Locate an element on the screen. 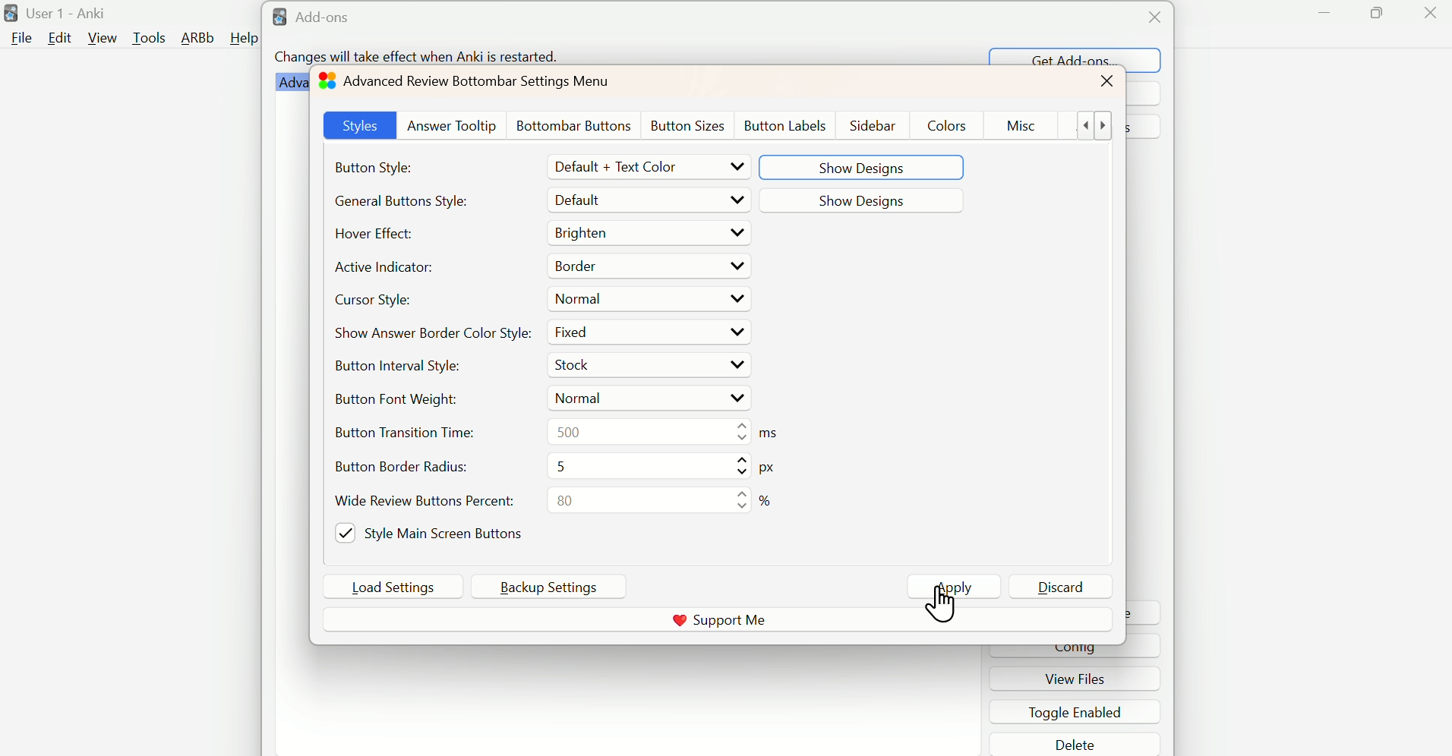  User 1 - Anki is located at coordinates (68, 14).